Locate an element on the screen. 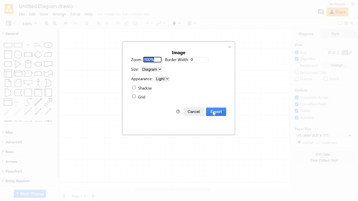 The width and height of the screenshot is (358, 201). Misc is located at coordinates (8, 133).